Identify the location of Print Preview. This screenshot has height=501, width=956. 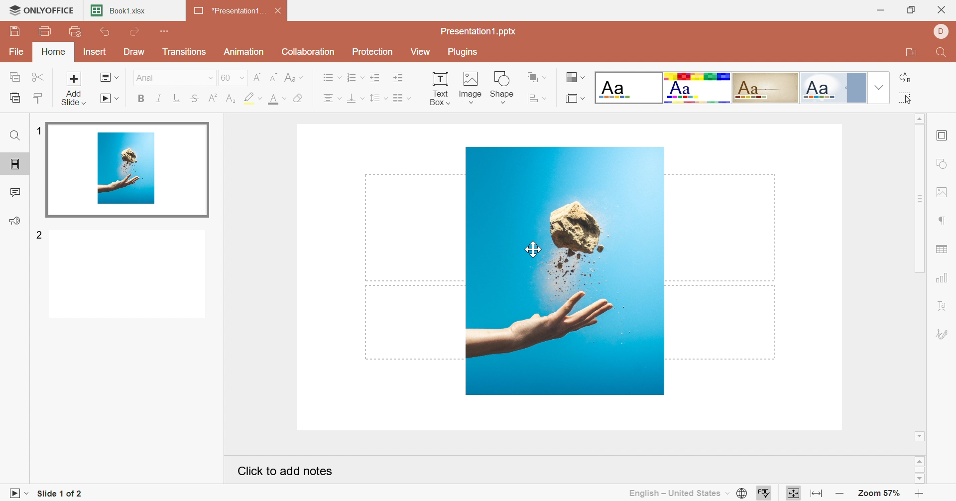
(75, 31).